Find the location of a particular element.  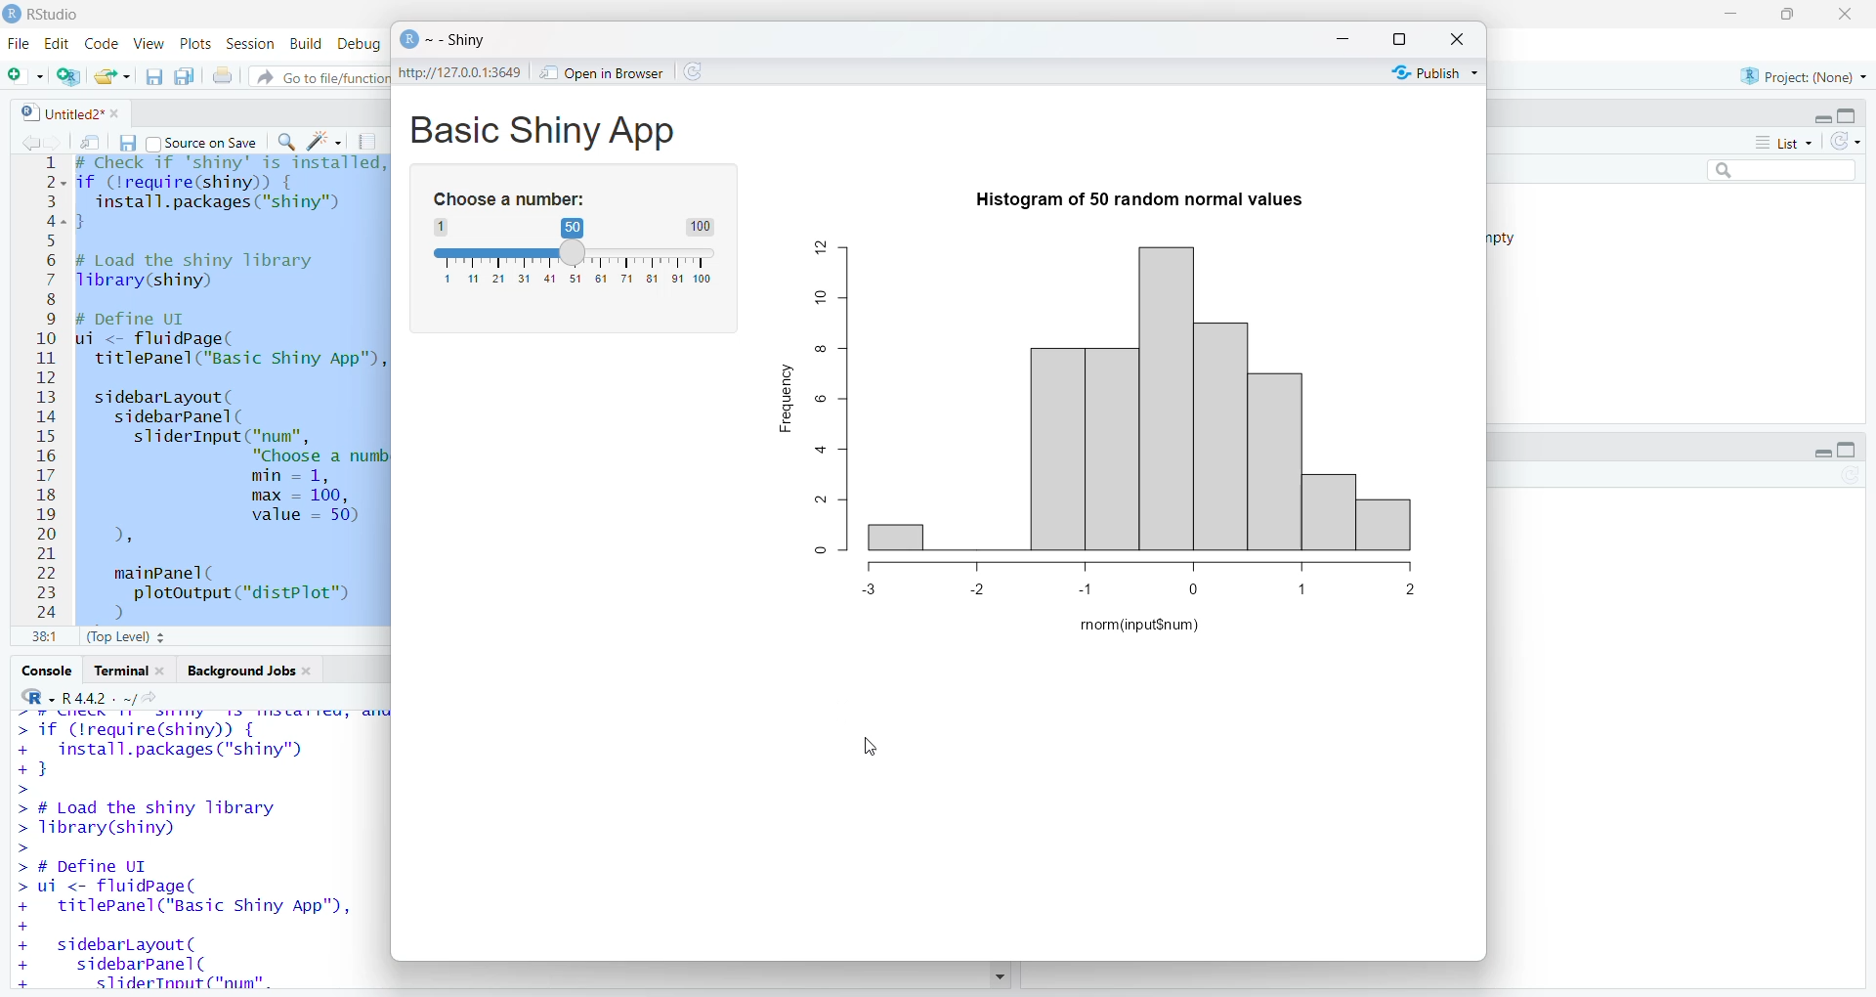

save is located at coordinates (126, 143).